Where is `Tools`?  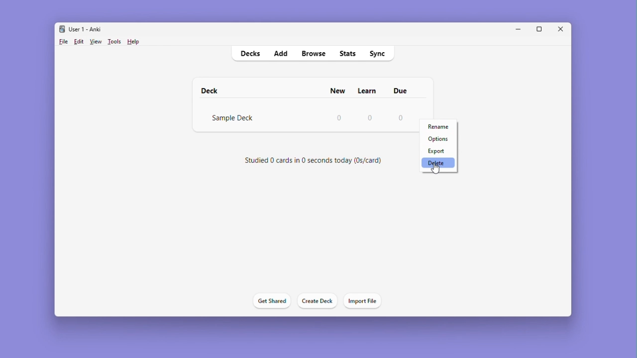 Tools is located at coordinates (114, 41).